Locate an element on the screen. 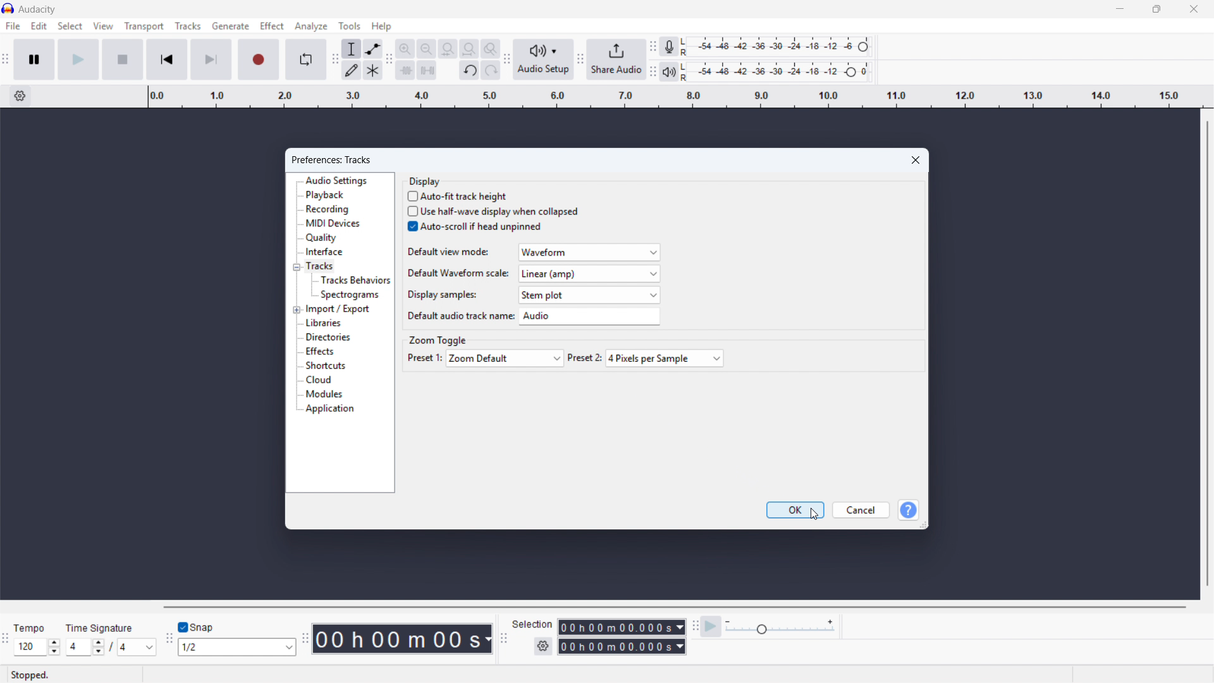 The width and height of the screenshot is (1214, 683). application is located at coordinates (331, 409).